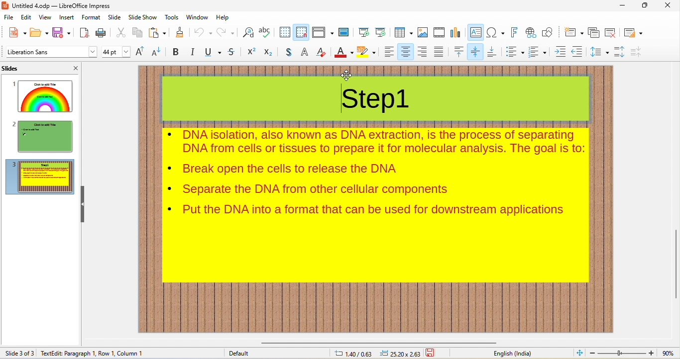 The image size is (680, 359). What do you see at coordinates (673, 260) in the screenshot?
I see `vertical scroll` at bounding box center [673, 260].